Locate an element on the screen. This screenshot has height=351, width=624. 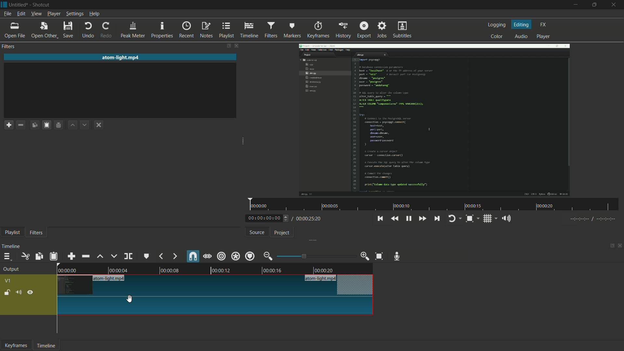
paste is located at coordinates (53, 256).